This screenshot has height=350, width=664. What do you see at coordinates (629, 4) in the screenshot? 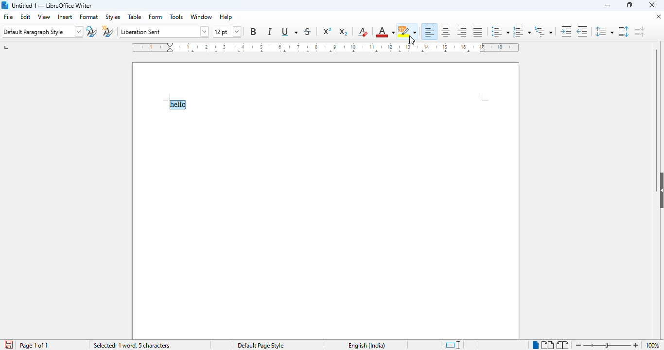
I see `maximize` at bounding box center [629, 4].